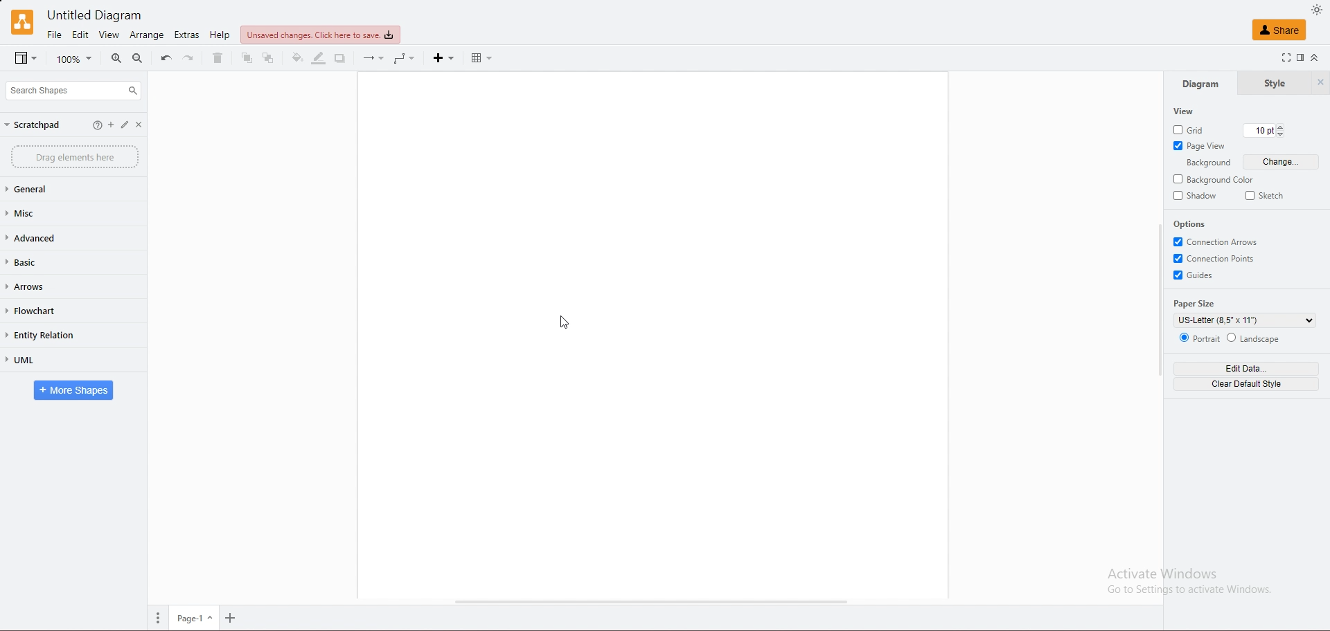  What do you see at coordinates (1192, 225) in the screenshot?
I see `options` at bounding box center [1192, 225].